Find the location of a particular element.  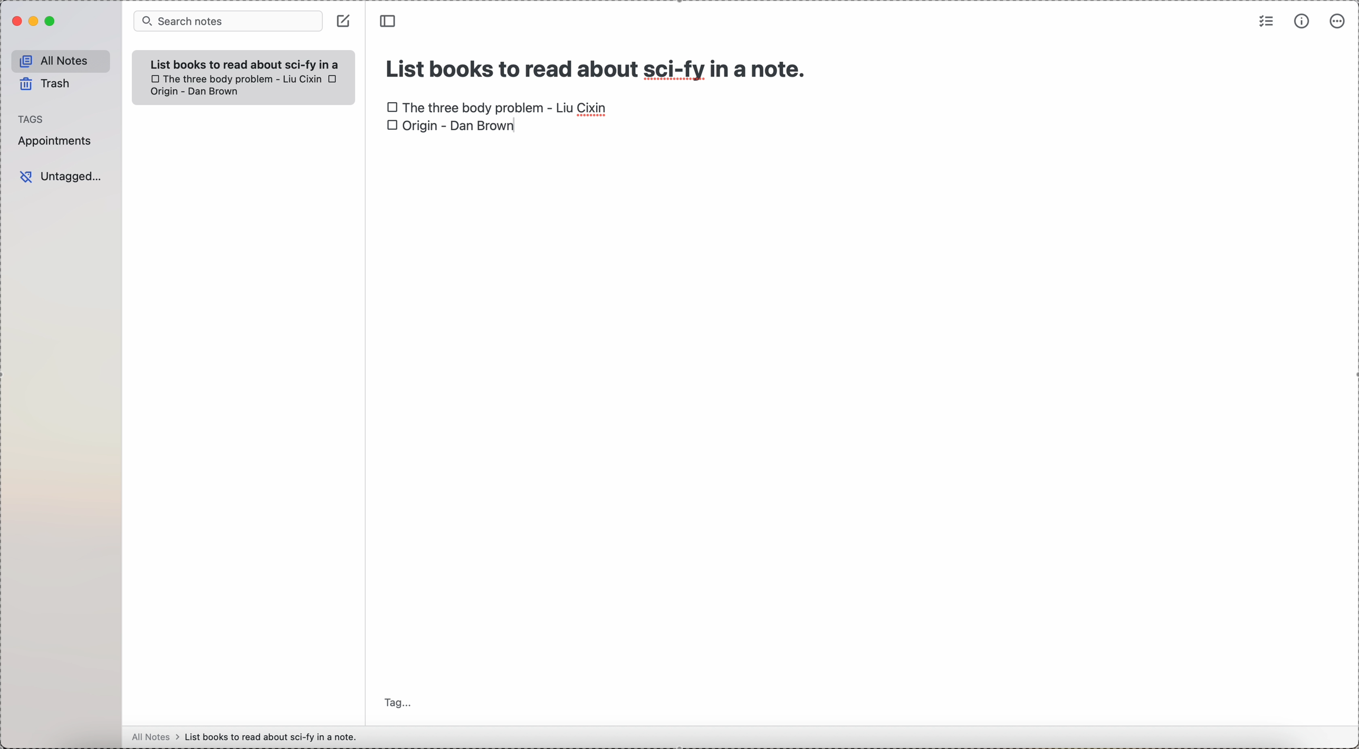

trash is located at coordinates (46, 84).